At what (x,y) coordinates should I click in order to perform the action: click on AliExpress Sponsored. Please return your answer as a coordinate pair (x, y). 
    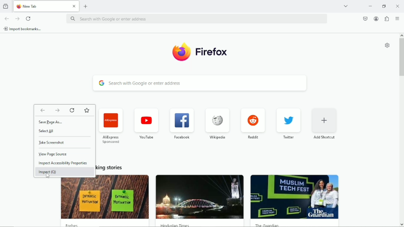
    Looking at the image, I should click on (111, 125).